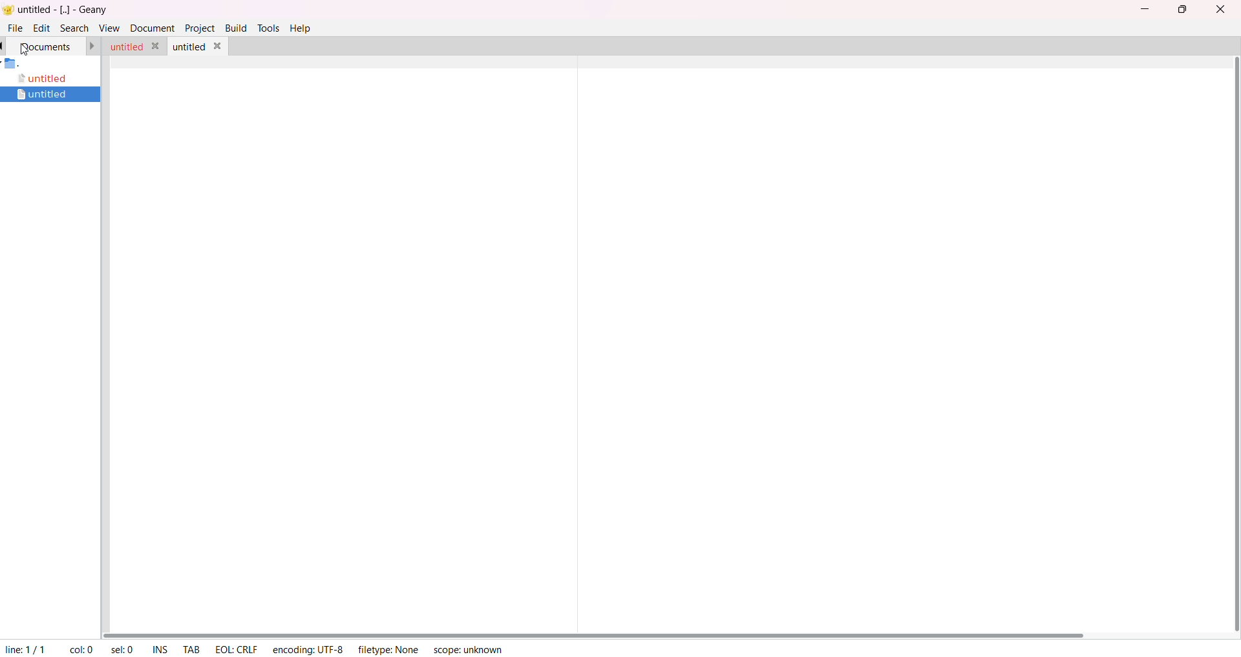 This screenshot has width=1241, height=657. What do you see at coordinates (189, 48) in the screenshot?
I see `untitled ` at bounding box center [189, 48].